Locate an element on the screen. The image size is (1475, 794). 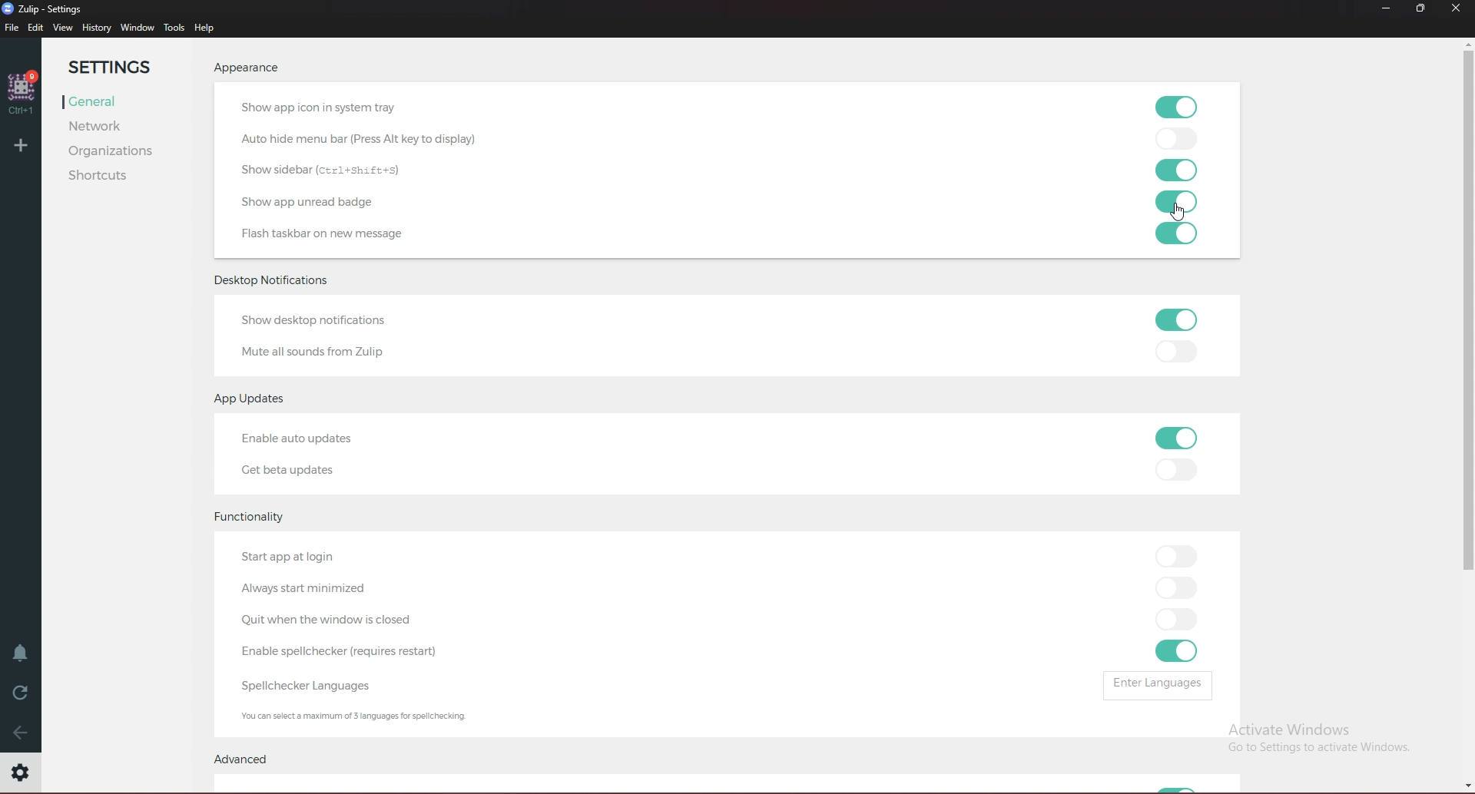
view is located at coordinates (65, 28).